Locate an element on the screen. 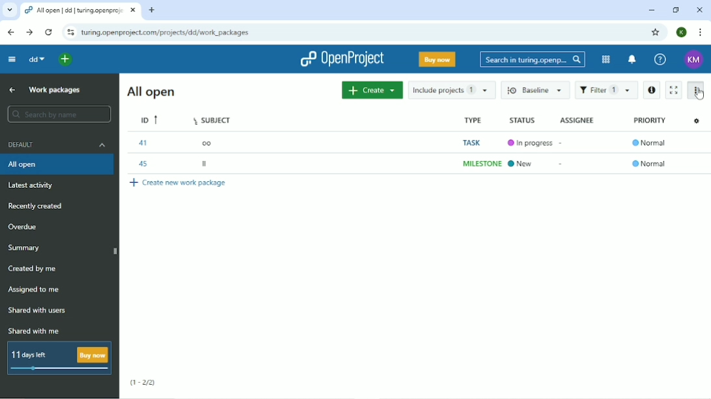 Image resolution: width=711 pixels, height=399 pixels. Create new work package is located at coordinates (181, 183).